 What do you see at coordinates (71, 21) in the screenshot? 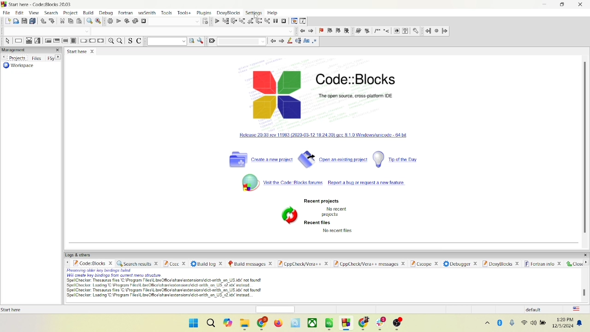
I see `copy` at bounding box center [71, 21].